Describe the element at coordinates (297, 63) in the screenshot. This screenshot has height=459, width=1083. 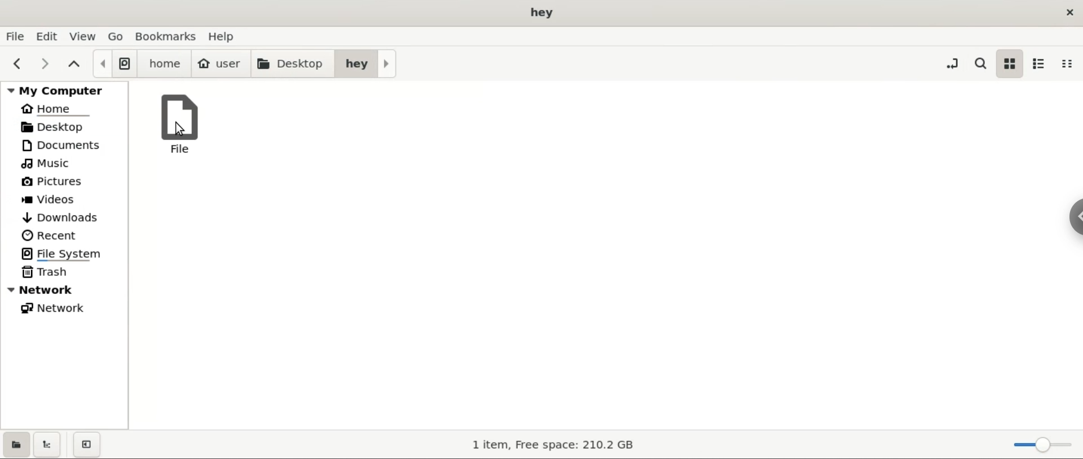
I see `desktop` at that location.